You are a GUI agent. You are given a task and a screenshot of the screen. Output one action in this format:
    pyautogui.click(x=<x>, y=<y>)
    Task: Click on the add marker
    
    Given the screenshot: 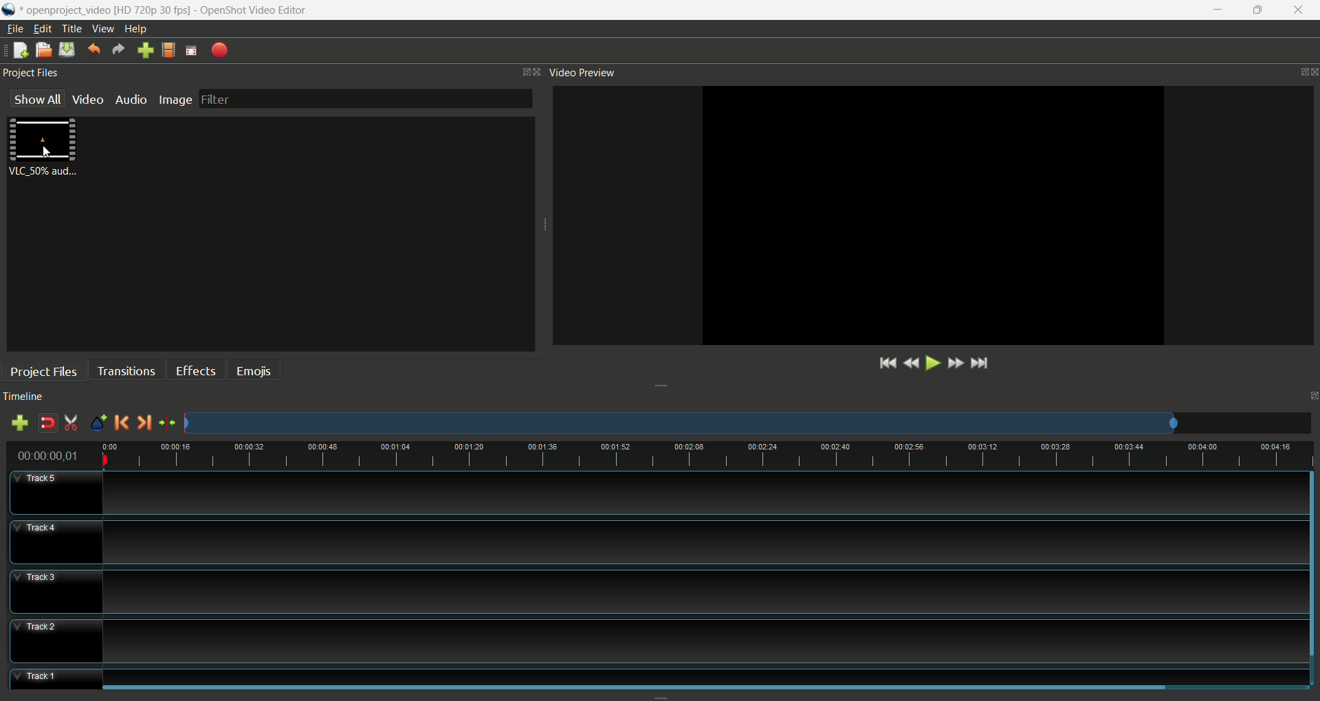 What is the action you would take?
    pyautogui.click(x=98, y=422)
    